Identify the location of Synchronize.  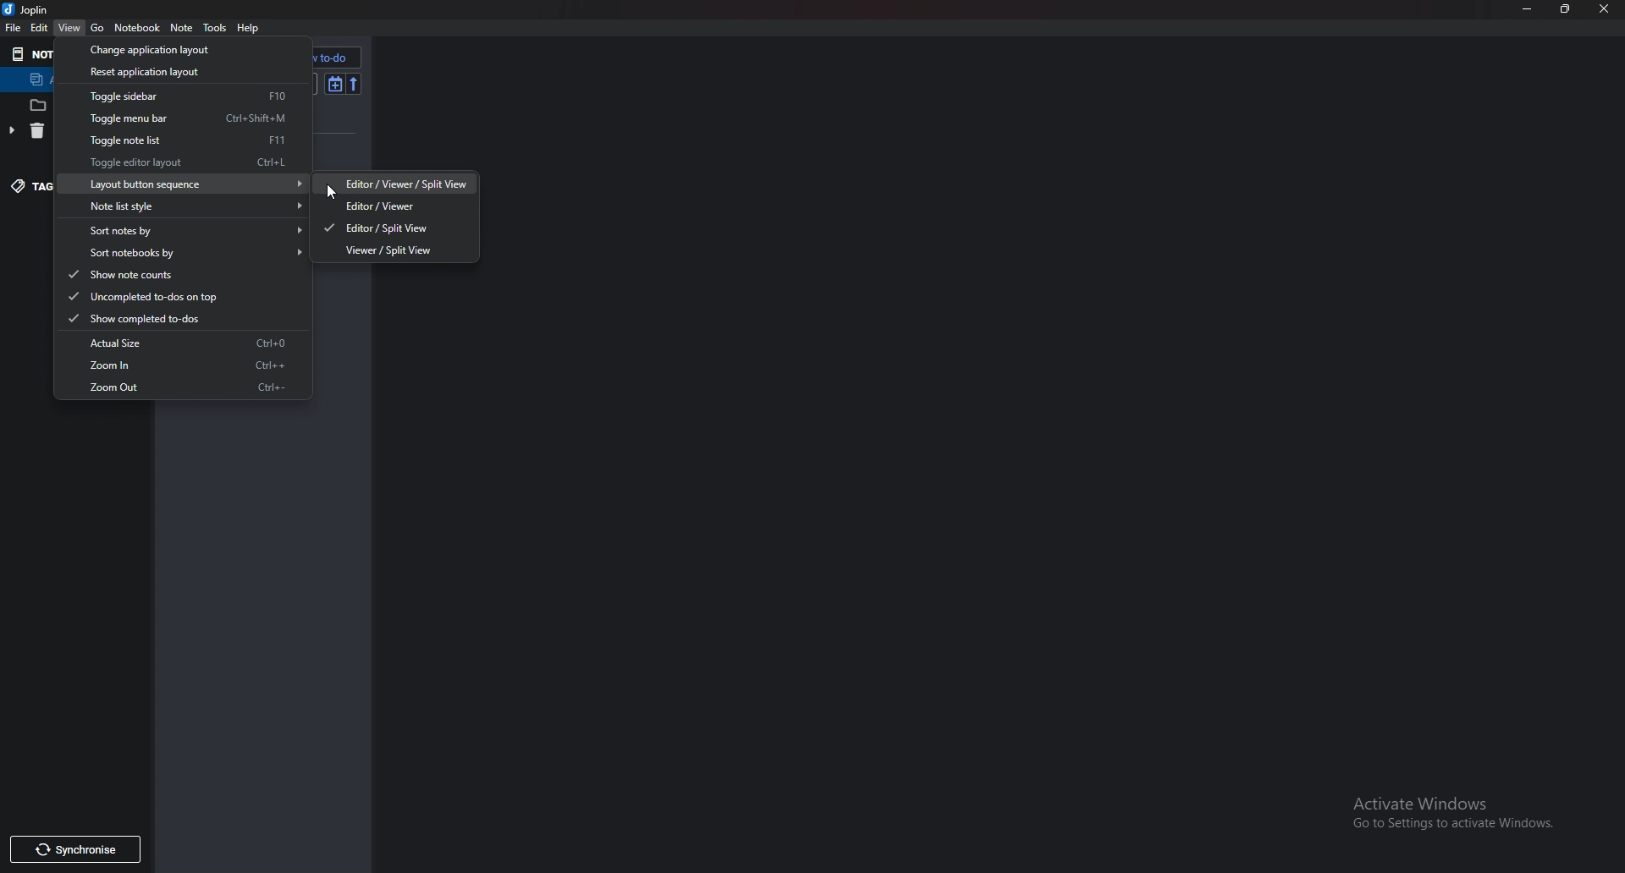
(74, 850).